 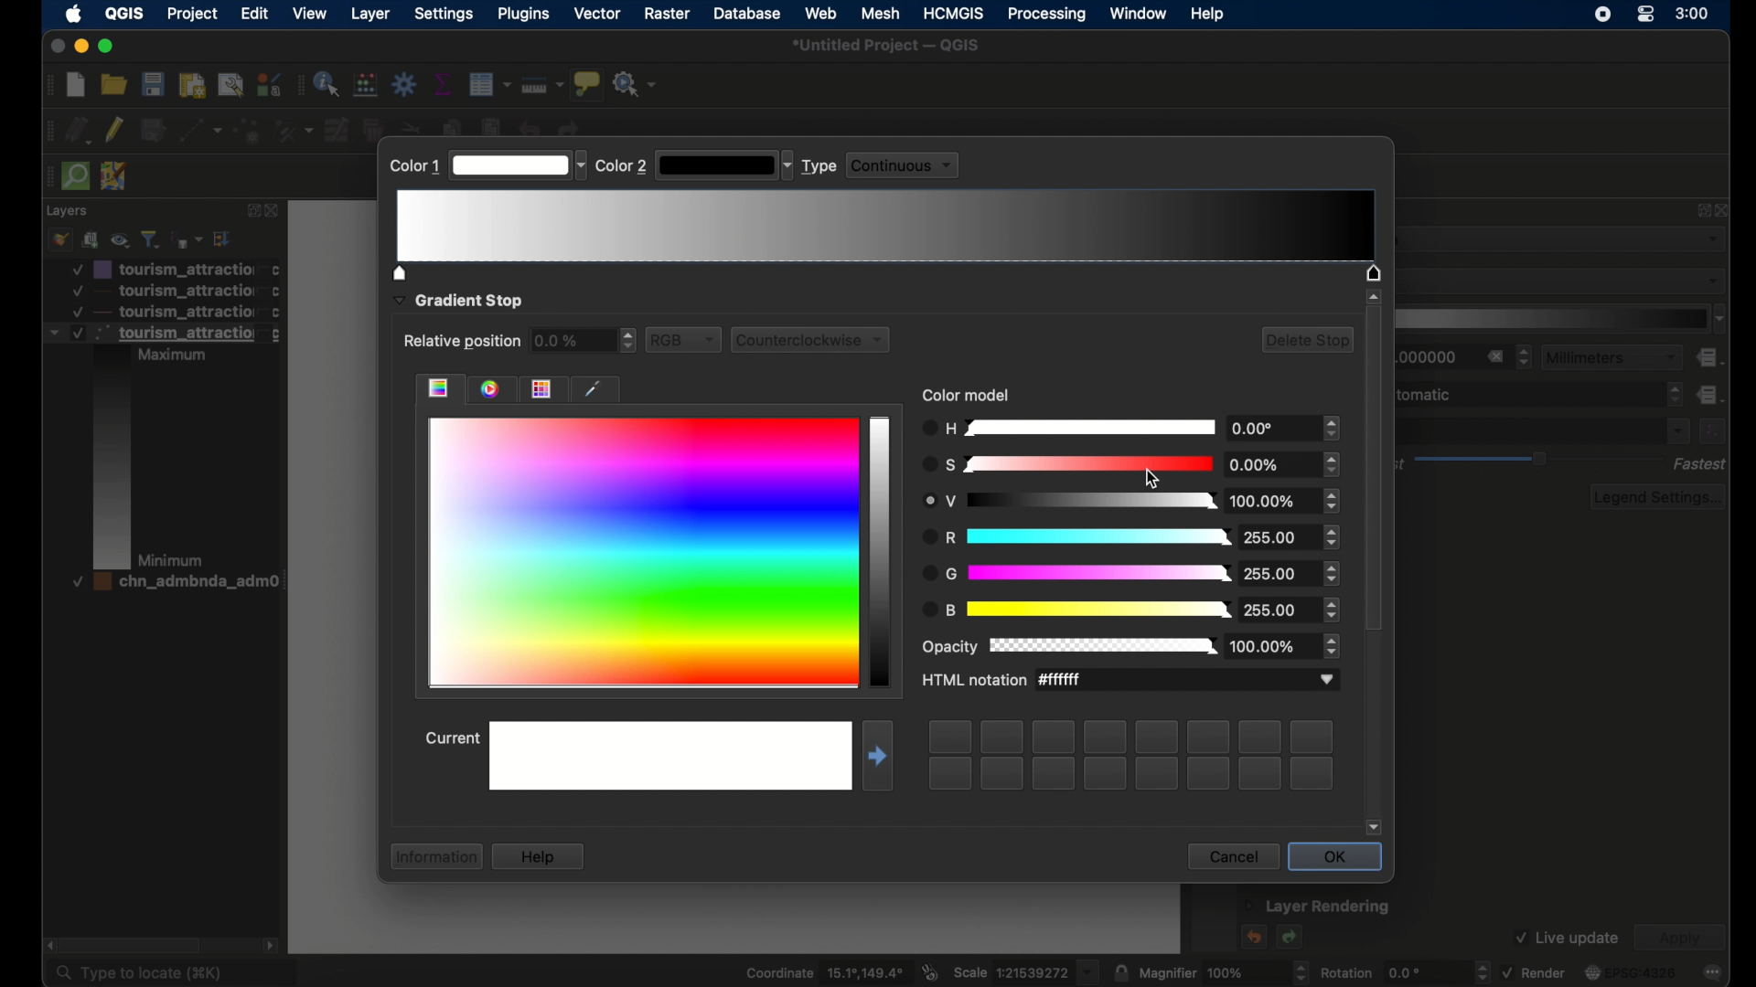 What do you see at coordinates (954, 13) in the screenshot?
I see `HCMGIS` at bounding box center [954, 13].